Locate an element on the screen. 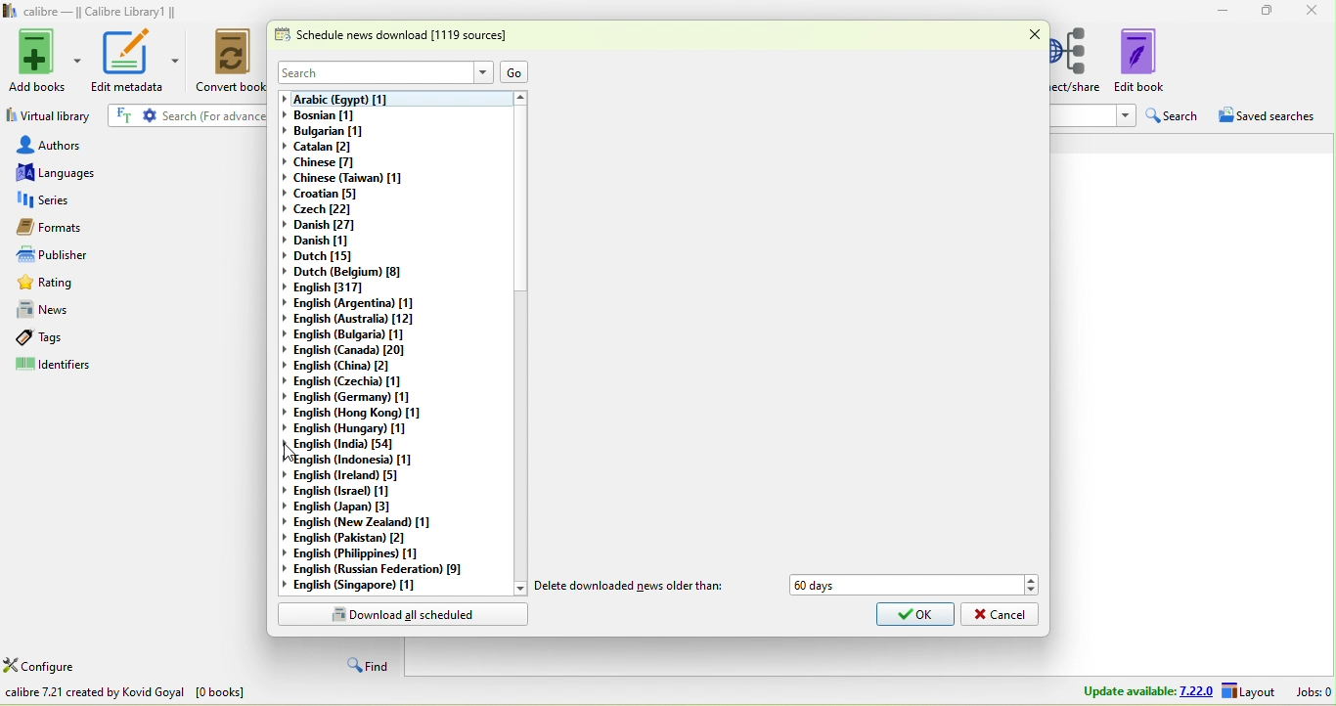 This screenshot has width=1336, height=706. english[317] is located at coordinates (345, 287).